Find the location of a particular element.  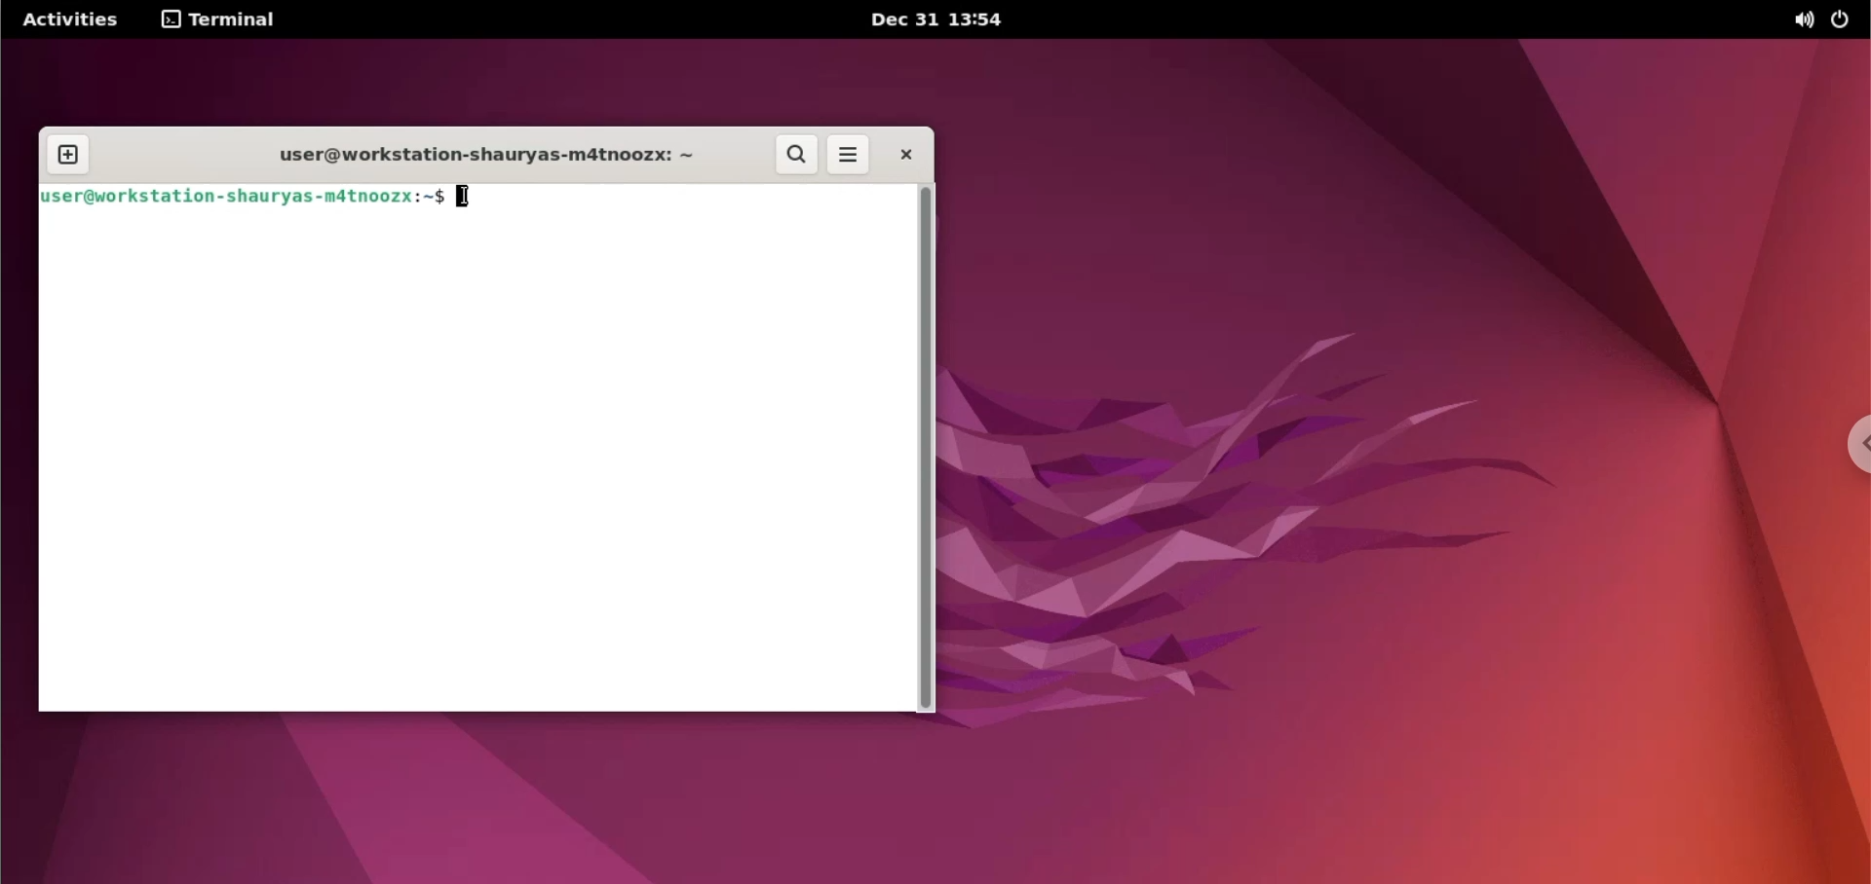

search is located at coordinates (798, 155).